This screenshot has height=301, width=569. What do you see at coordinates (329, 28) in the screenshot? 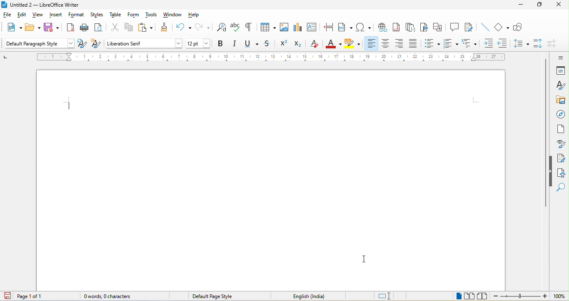
I see `page break` at bounding box center [329, 28].